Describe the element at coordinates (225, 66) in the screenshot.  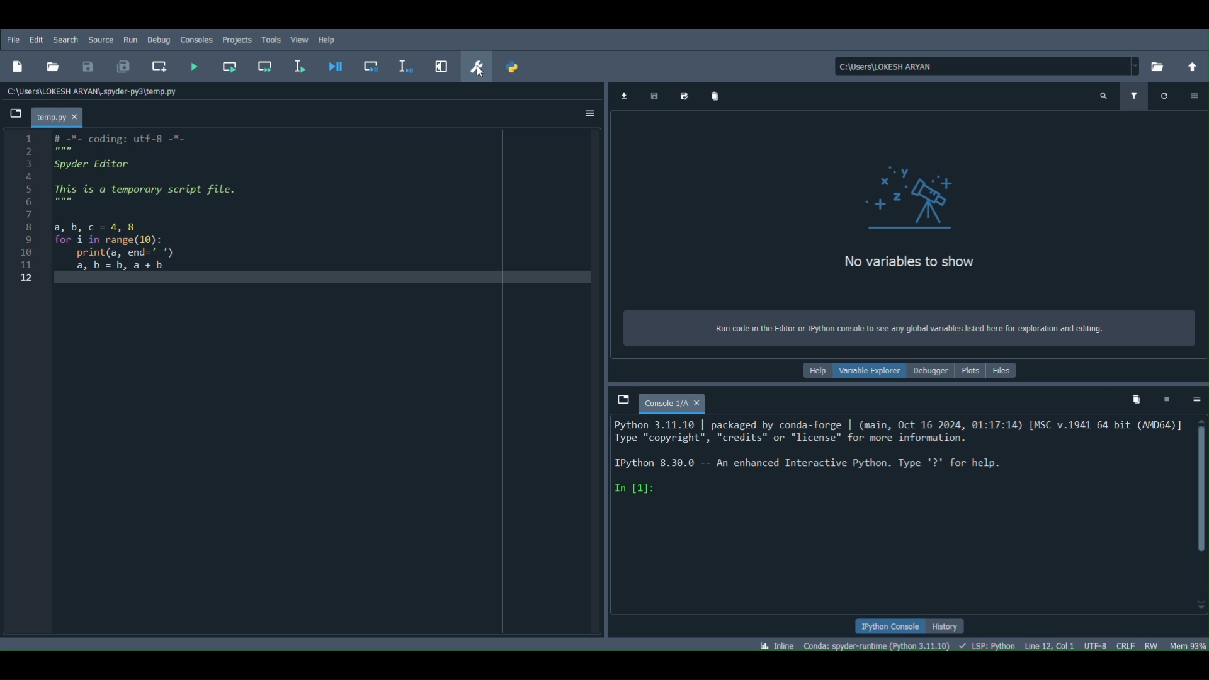
I see `Run current cell (Ctrl + Return)` at that location.